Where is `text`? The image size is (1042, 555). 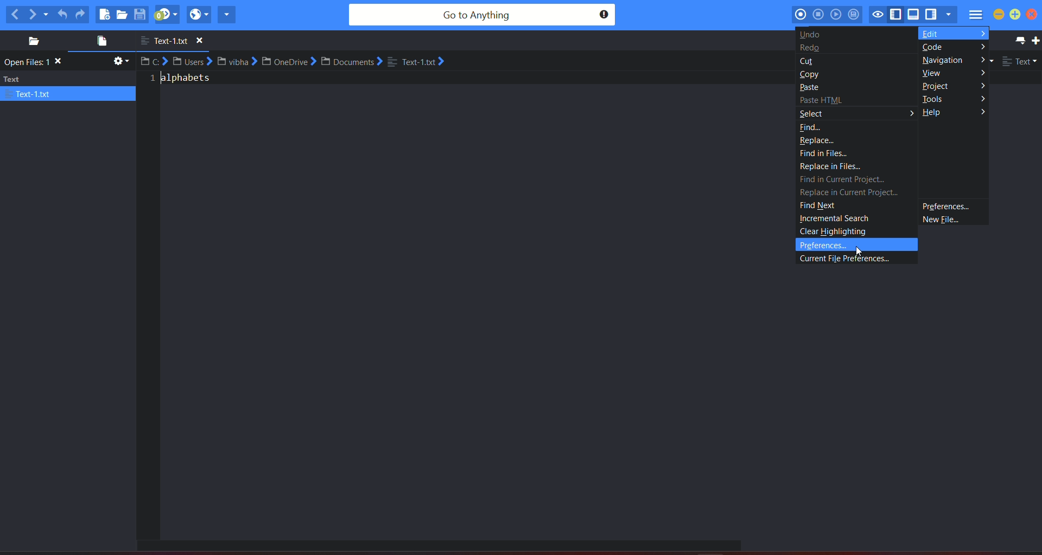 text is located at coordinates (68, 86).